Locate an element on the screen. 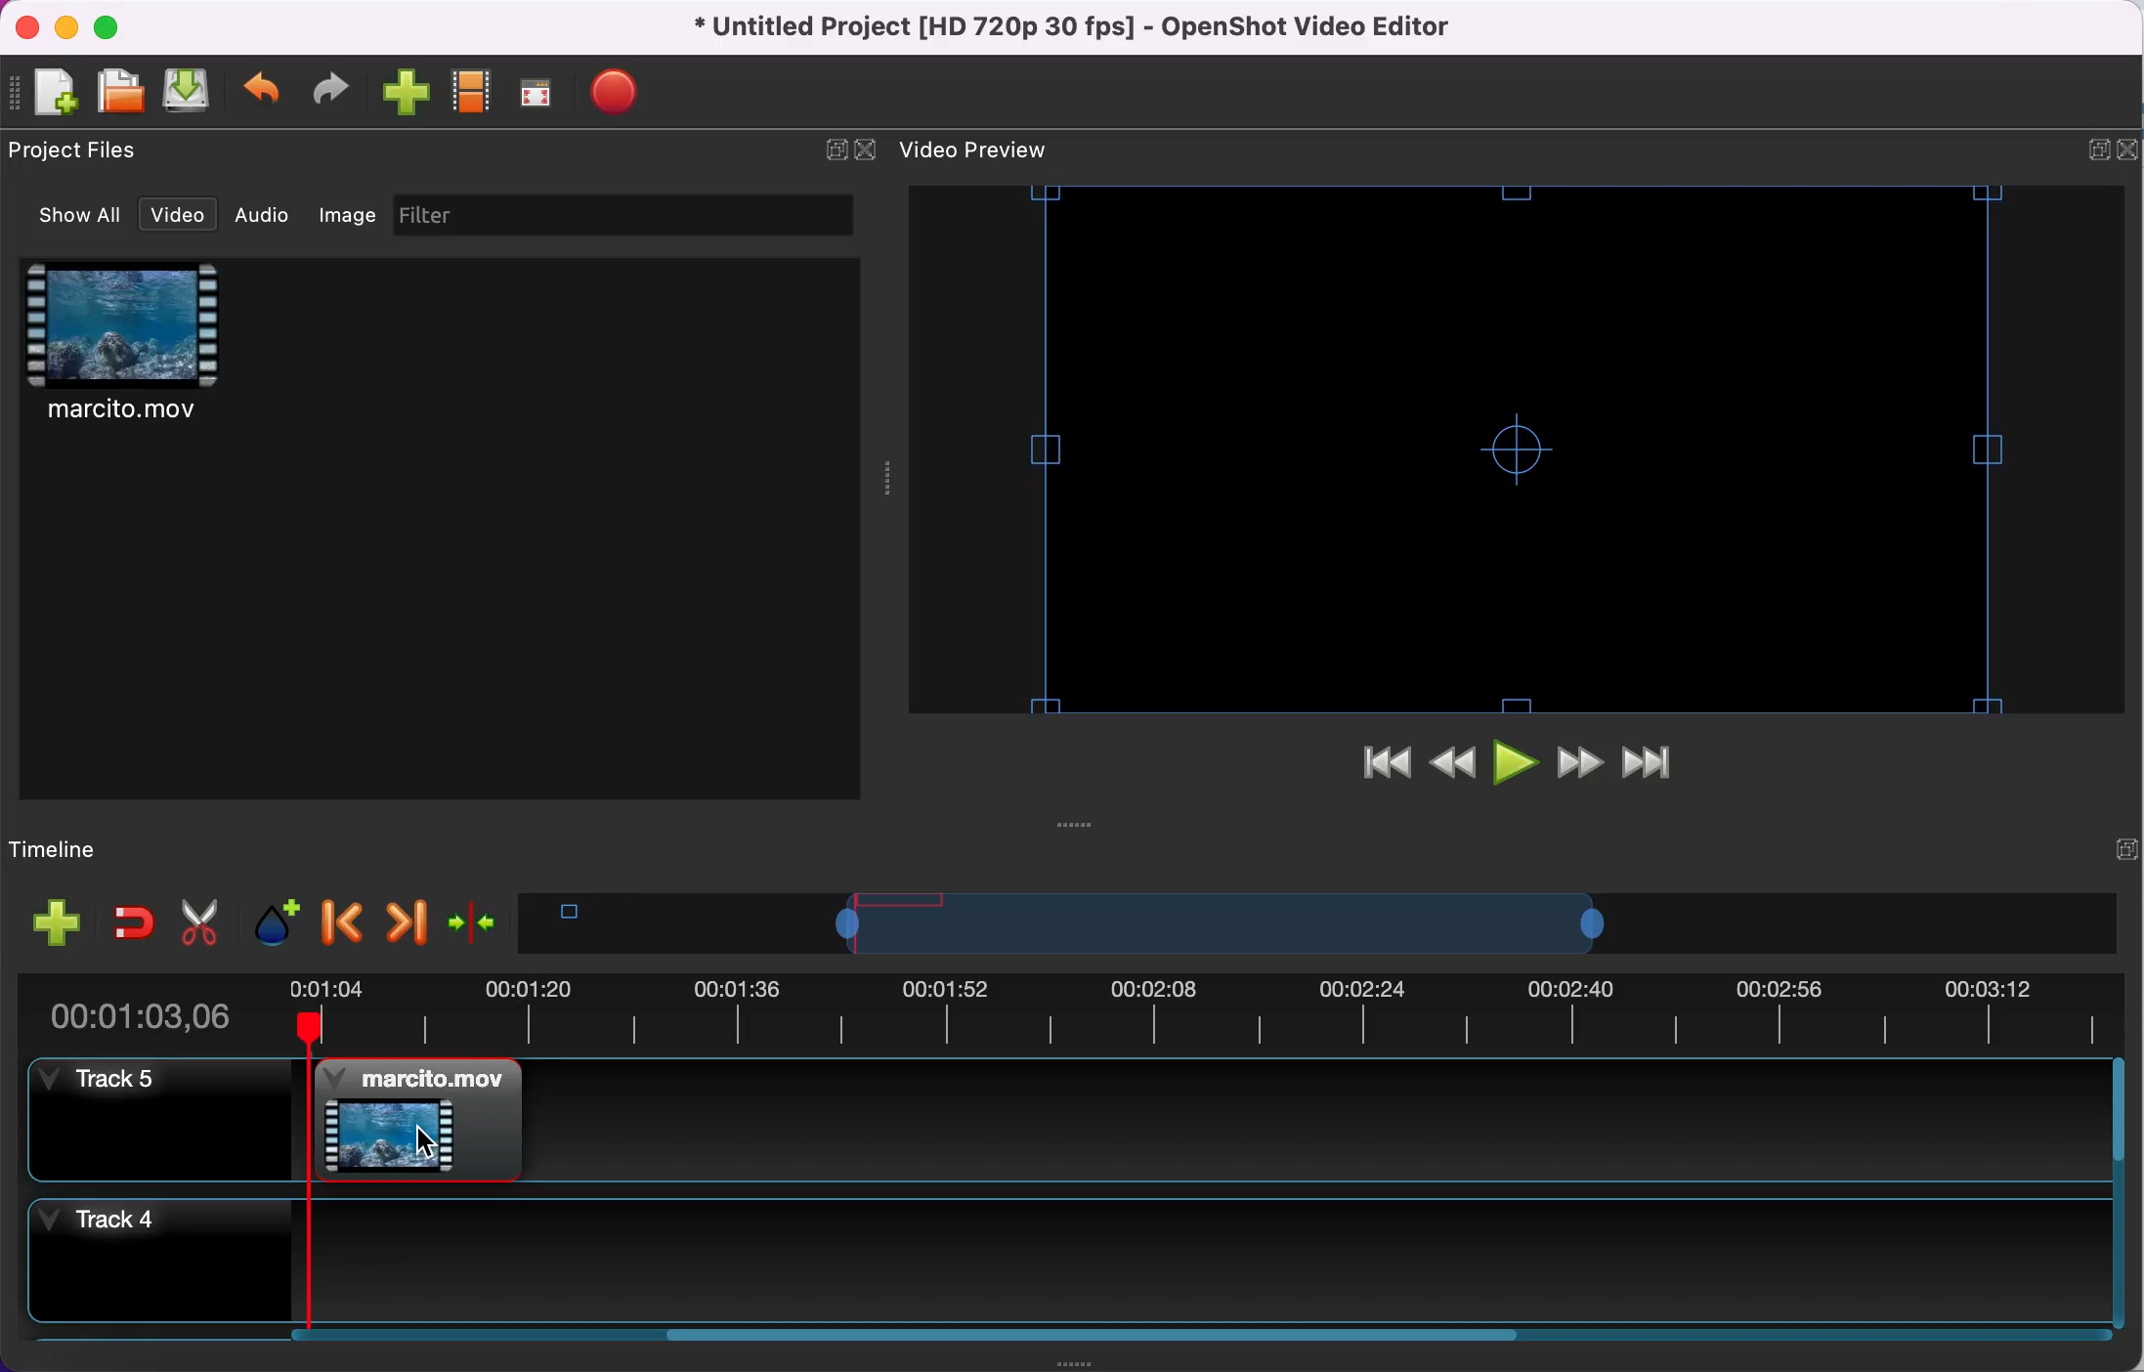 The height and width of the screenshot is (1372, 2144). previous marker is located at coordinates (342, 920).